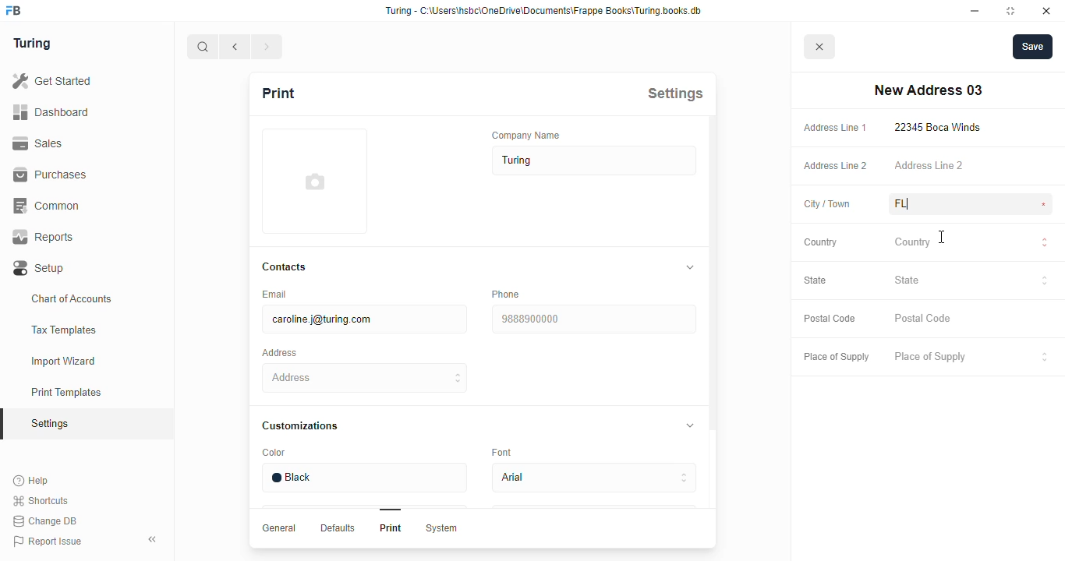 The width and height of the screenshot is (1065, 561). What do you see at coordinates (595, 161) in the screenshot?
I see `turing` at bounding box center [595, 161].